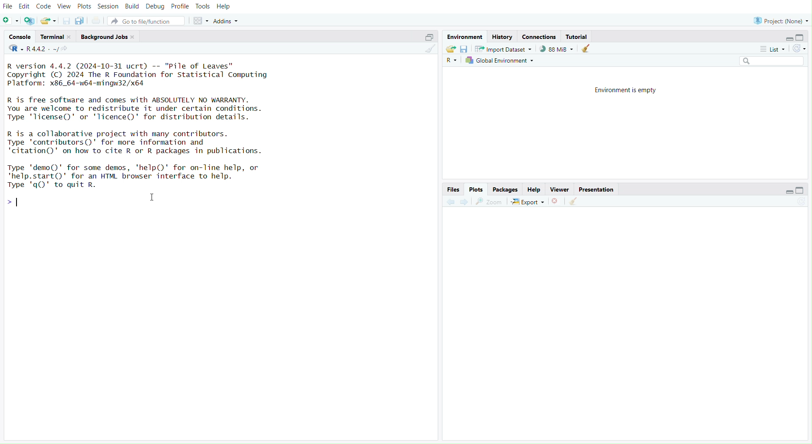 The height and width of the screenshot is (444, 812). Describe the element at coordinates (505, 190) in the screenshot. I see `Packages` at that location.